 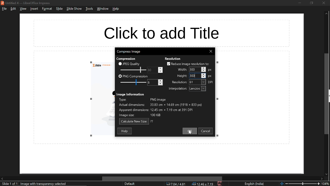 What do you see at coordinates (168, 64) in the screenshot?
I see `checkbox` at bounding box center [168, 64].